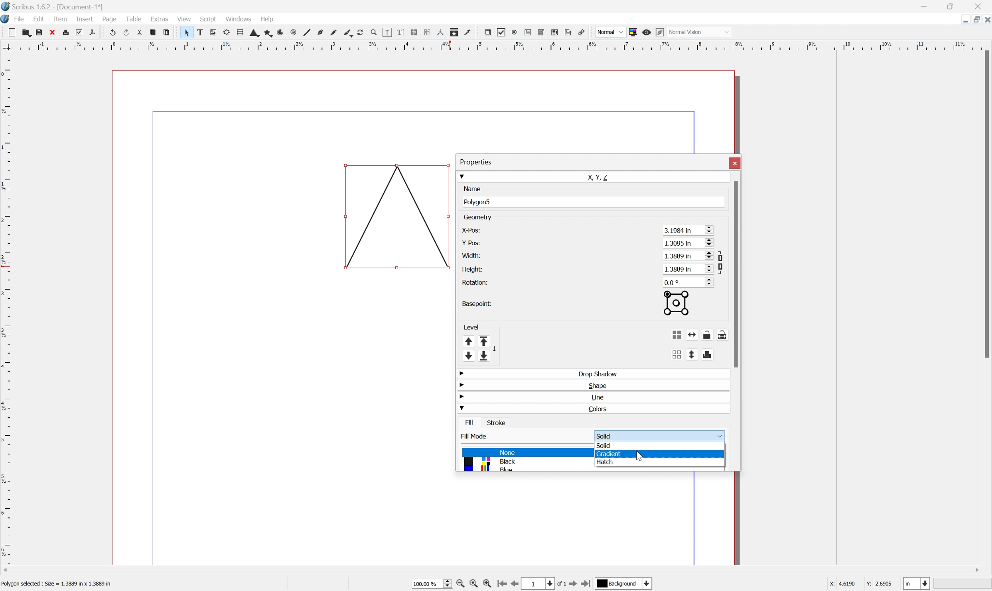 The width and height of the screenshot is (992, 591). Describe the element at coordinates (471, 230) in the screenshot. I see `X-pos:` at that location.